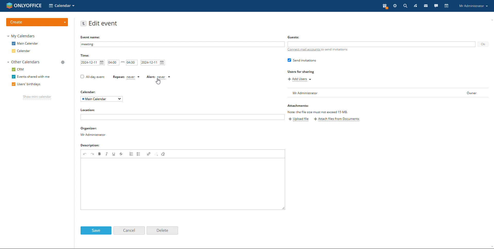  What do you see at coordinates (38, 97) in the screenshot?
I see `show mini calendar` at bounding box center [38, 97].